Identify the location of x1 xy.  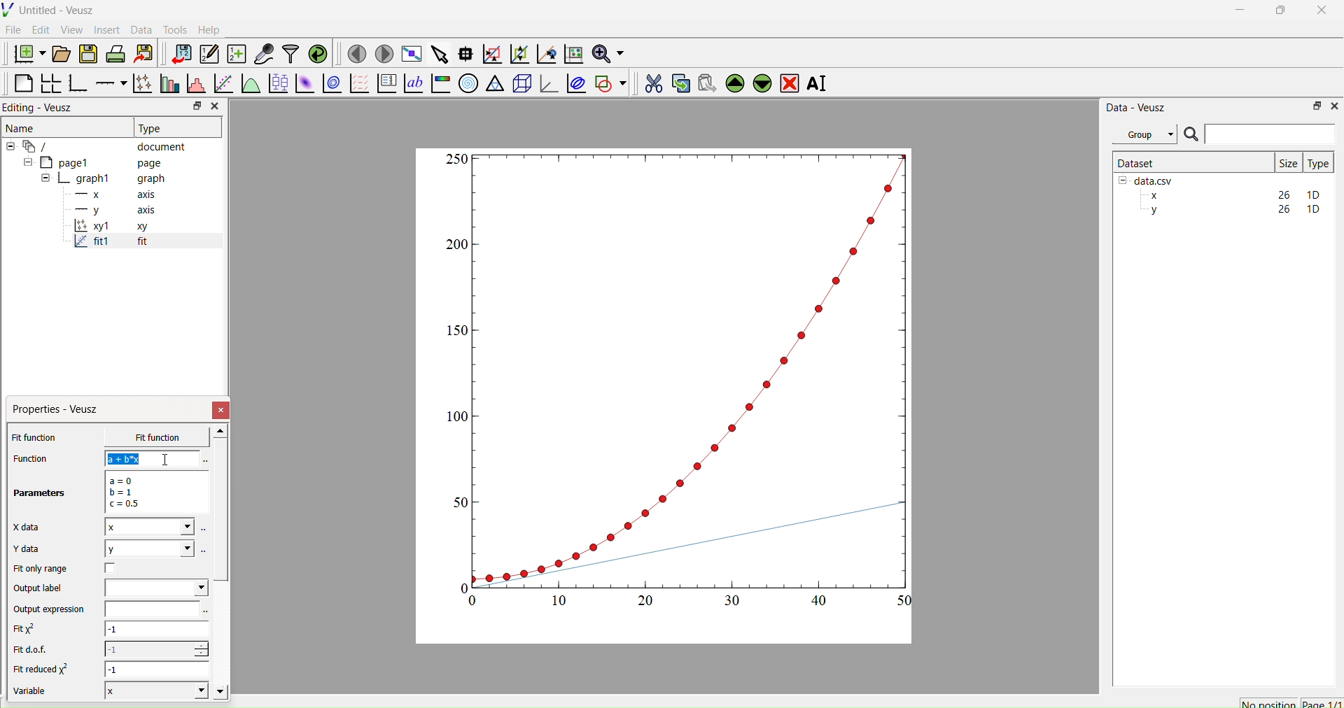
(111, 227).